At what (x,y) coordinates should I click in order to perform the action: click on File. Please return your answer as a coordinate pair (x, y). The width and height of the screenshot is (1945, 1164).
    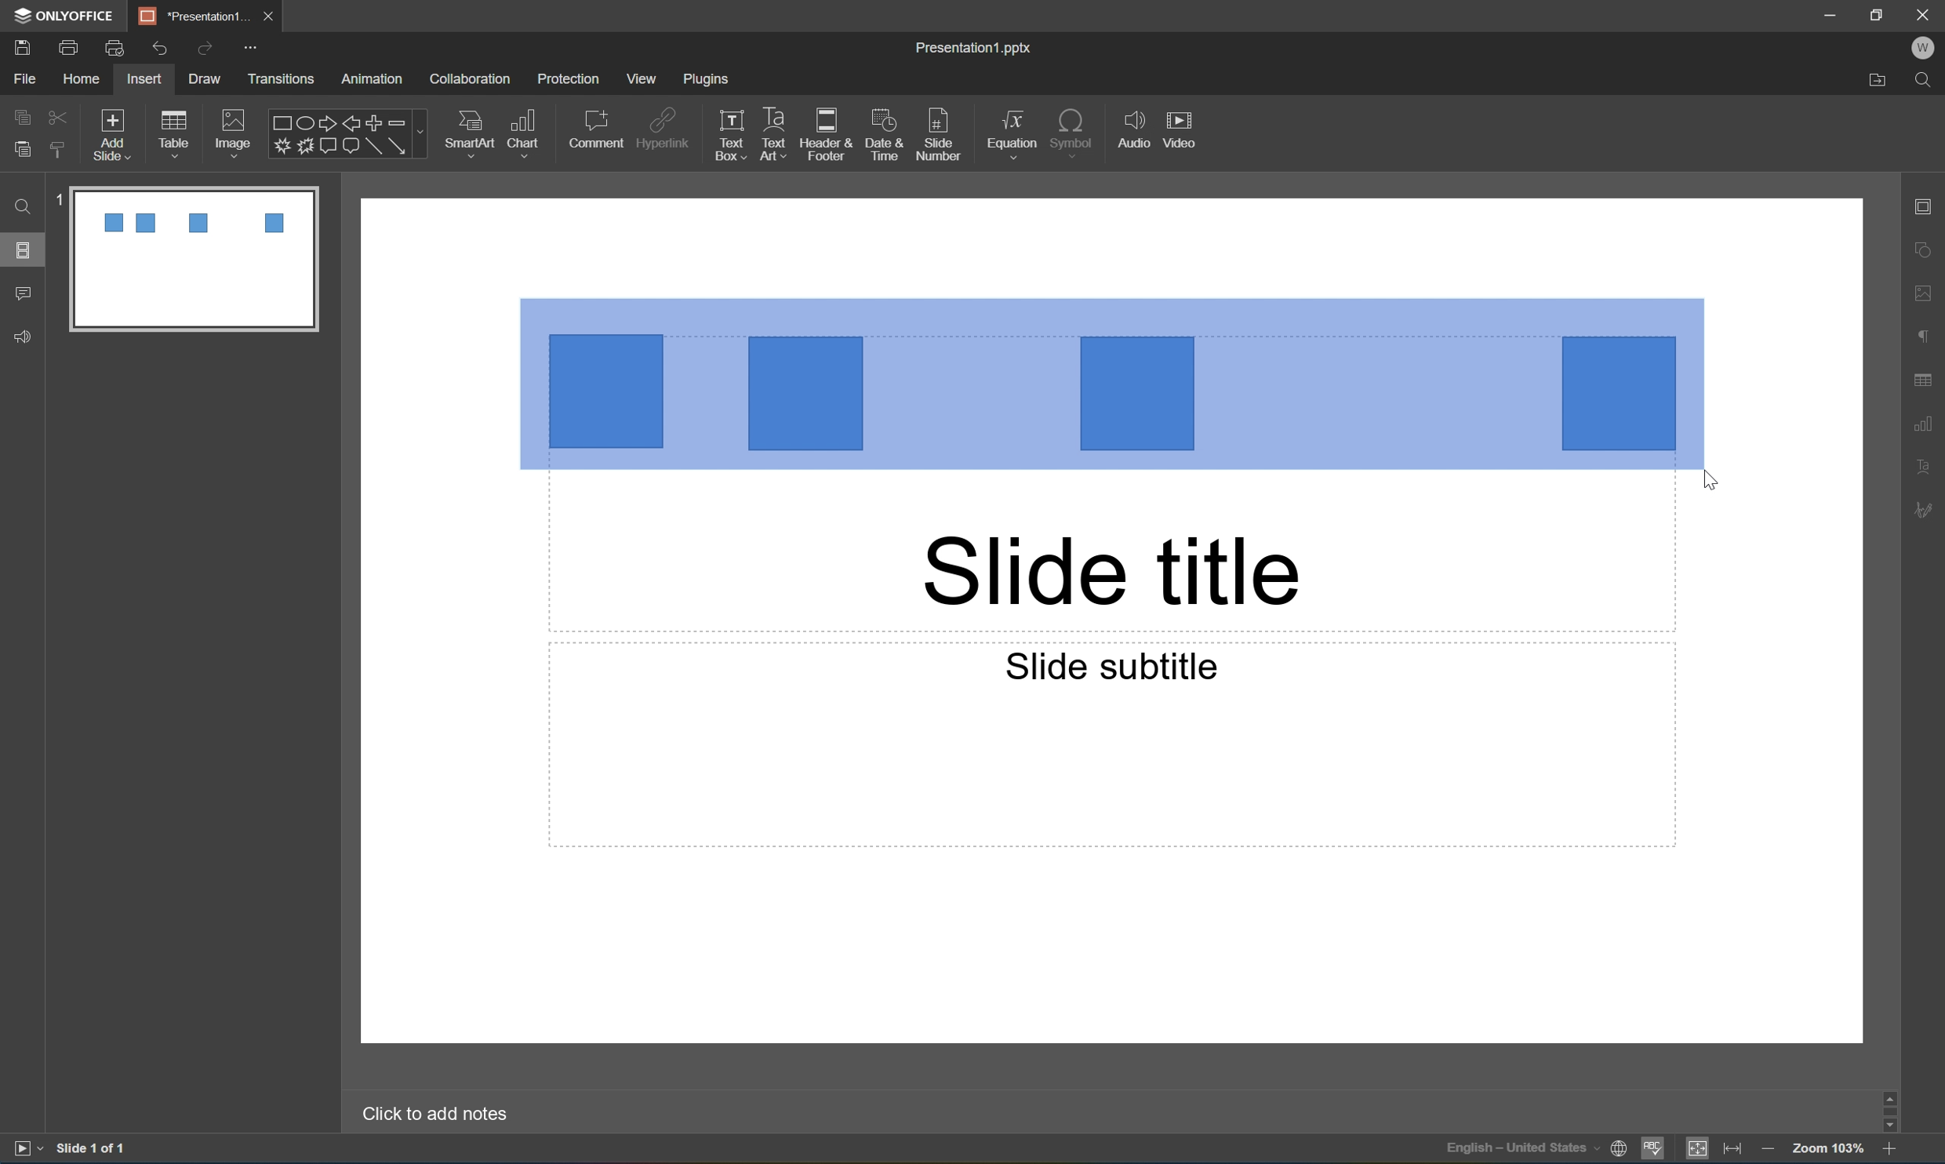
    Looking at the image, I should click on (28, 80).